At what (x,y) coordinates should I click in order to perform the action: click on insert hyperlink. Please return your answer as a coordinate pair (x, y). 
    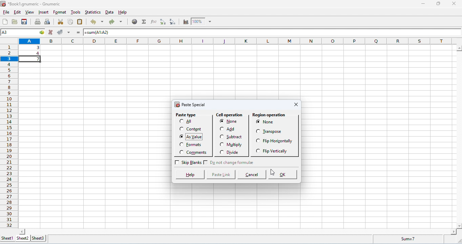
    Looking at the image, I should click on (134, 22).